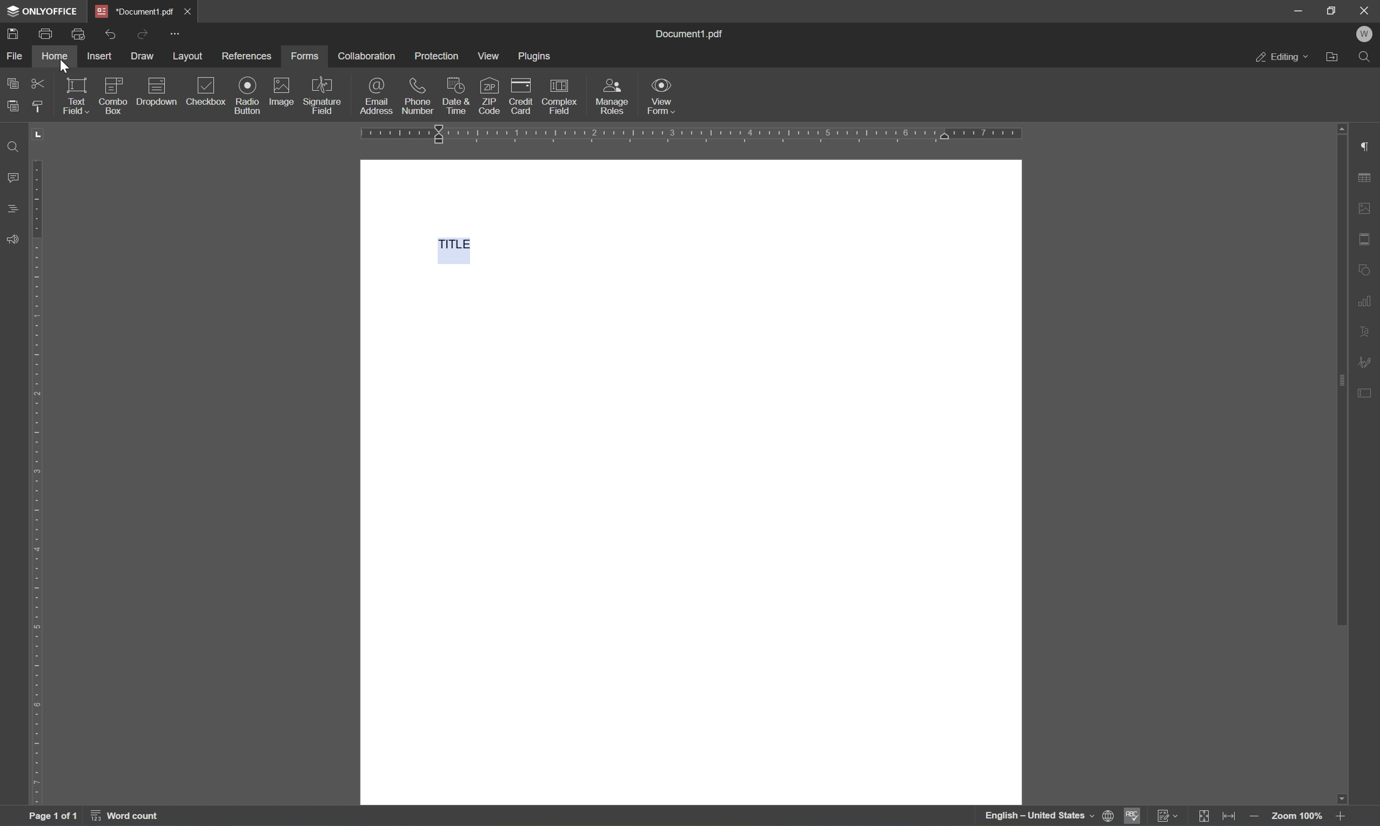 The image size is (1380, 826). I want to click on undo, so click(111, 36).